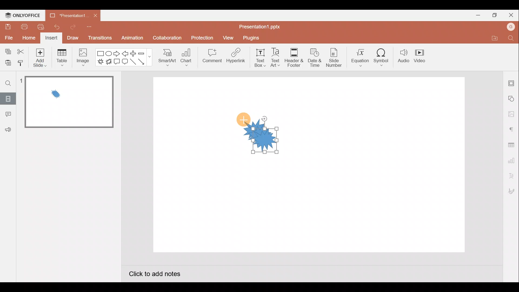 This screenshot has width=519, height=292. Describe the element at coordinates (512, 160) in the screenshot. I see `Chart settings` at that location.